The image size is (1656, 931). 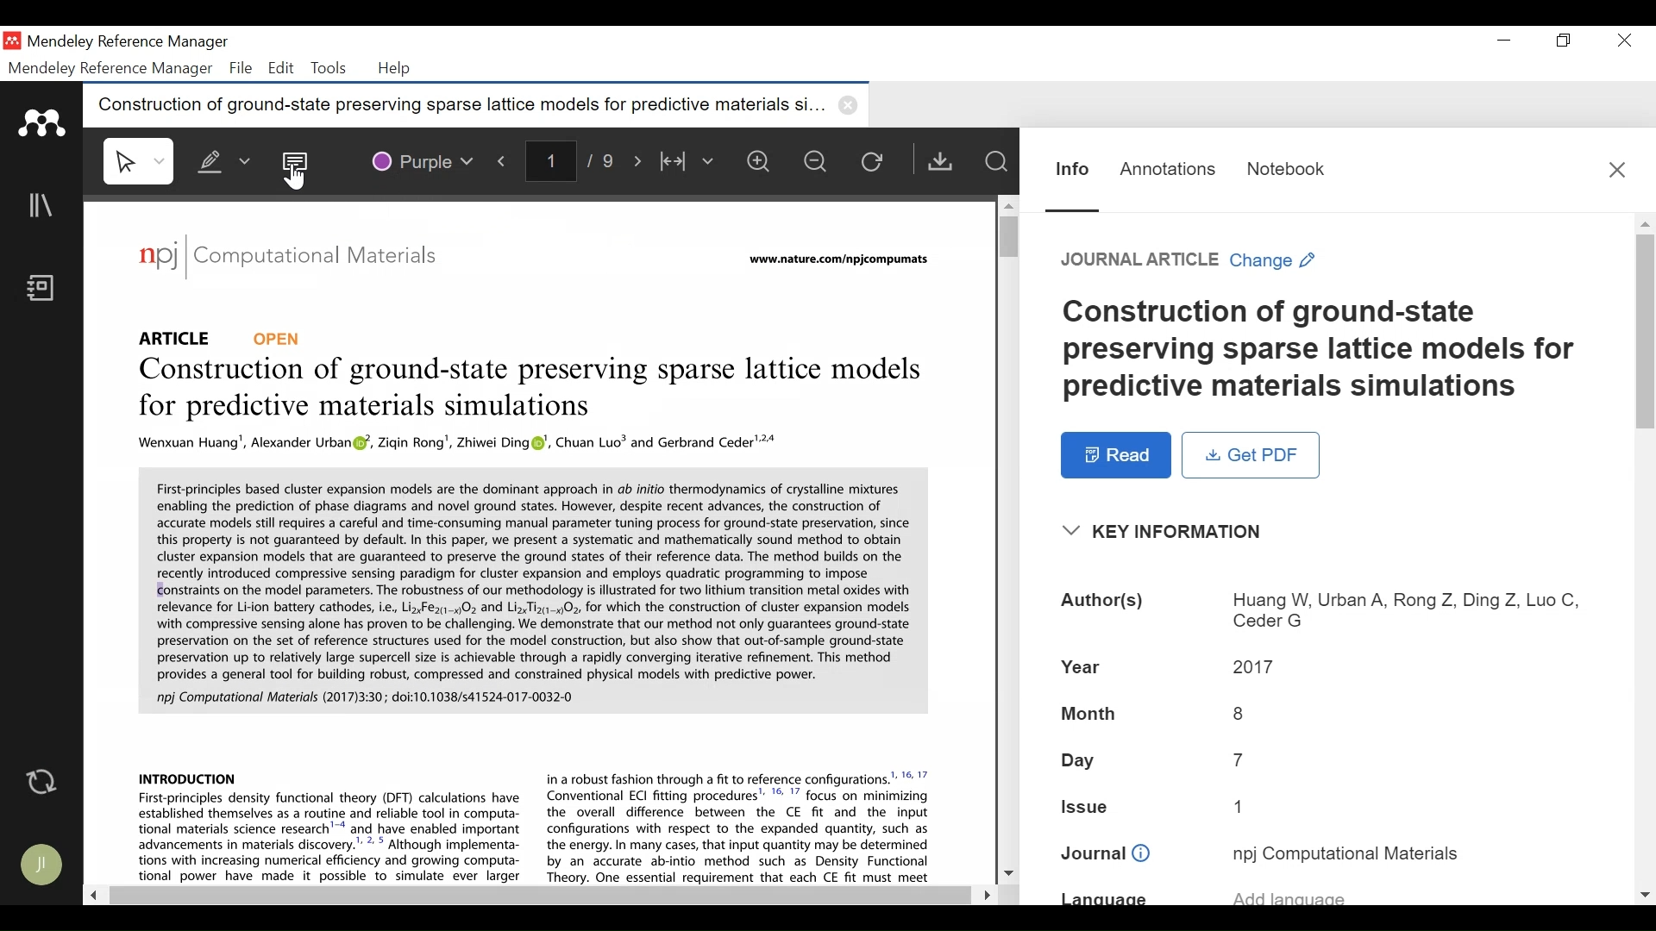 I want to click on Annotations, so click(x=1168, y=167).